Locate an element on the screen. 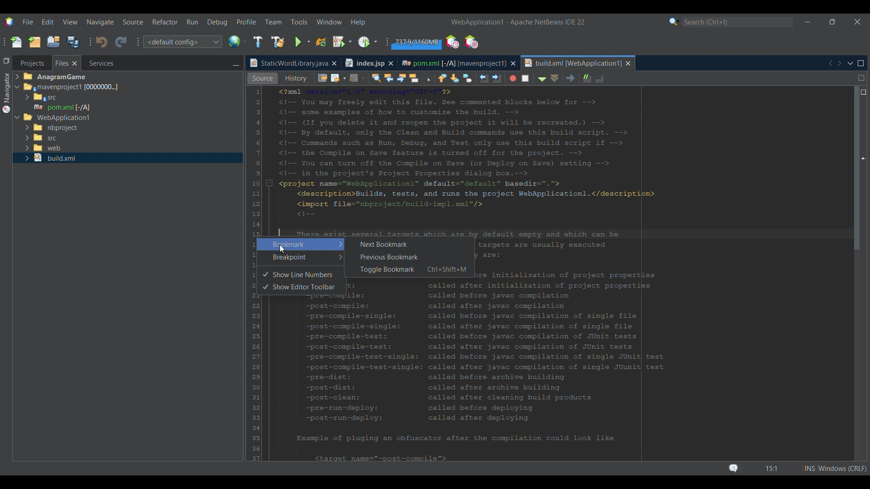  New file is located at coordinates (16, 42).